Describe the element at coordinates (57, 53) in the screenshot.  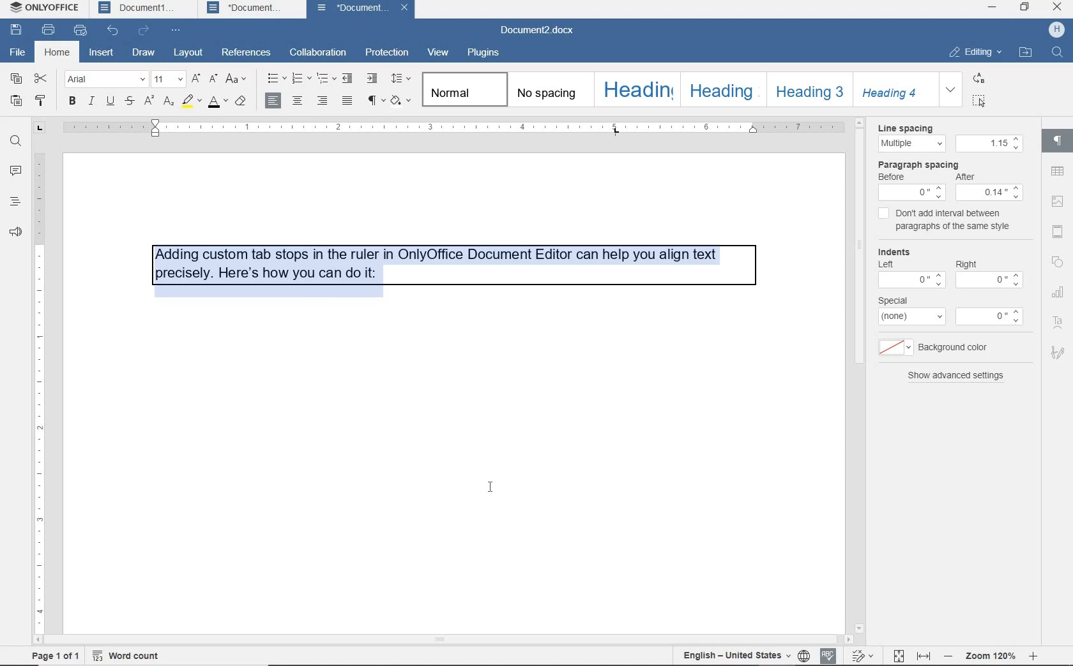
I see `home` at that location.